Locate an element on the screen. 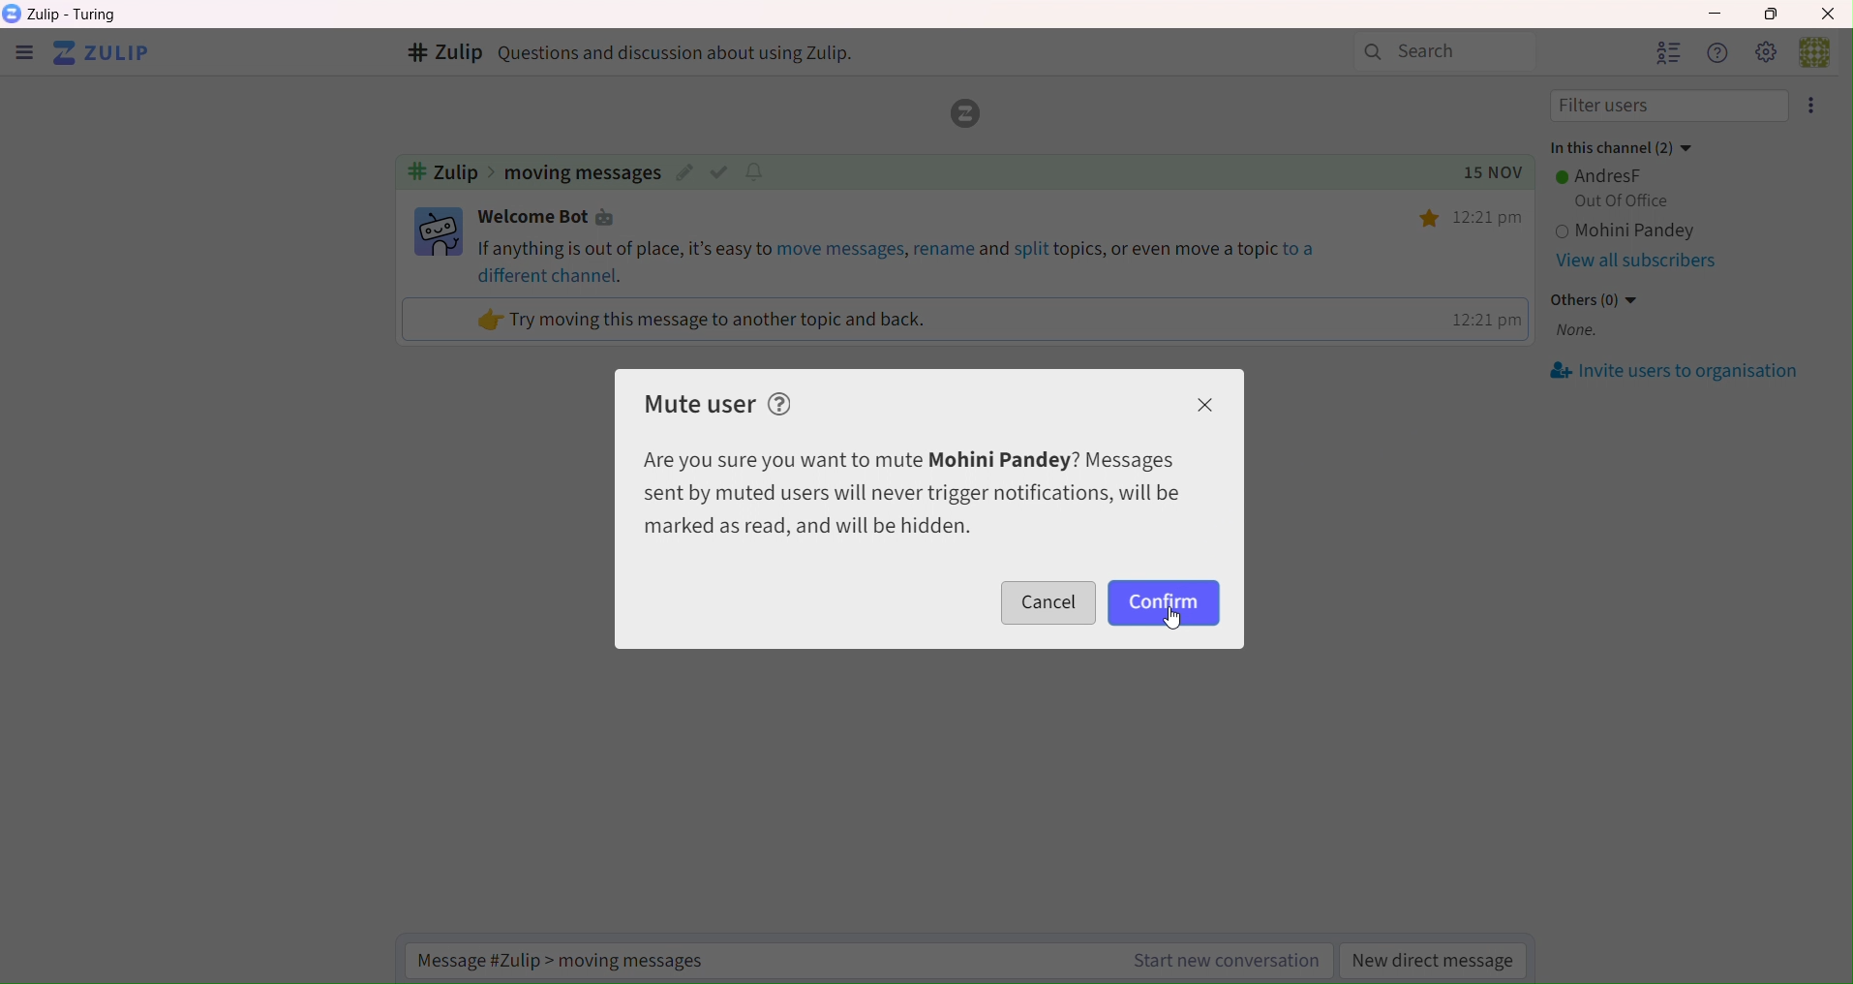  If anything is out of place, it’s easy to move messages, rename and split topics, or even move a topic to a
different channel. is located at coordinates (901, 261).